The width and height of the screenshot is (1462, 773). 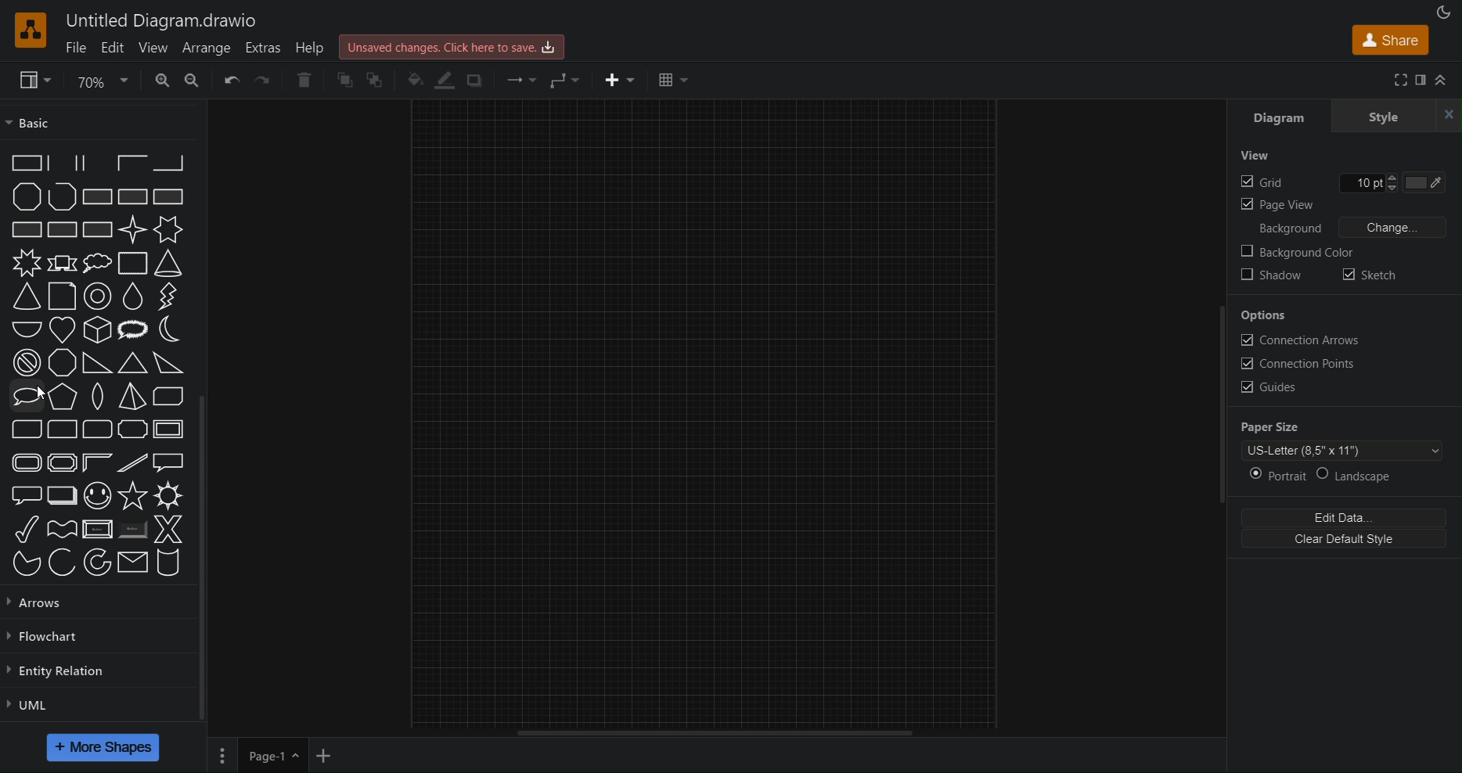 I want to click on Entity Relation, so click(x=53, y=672).